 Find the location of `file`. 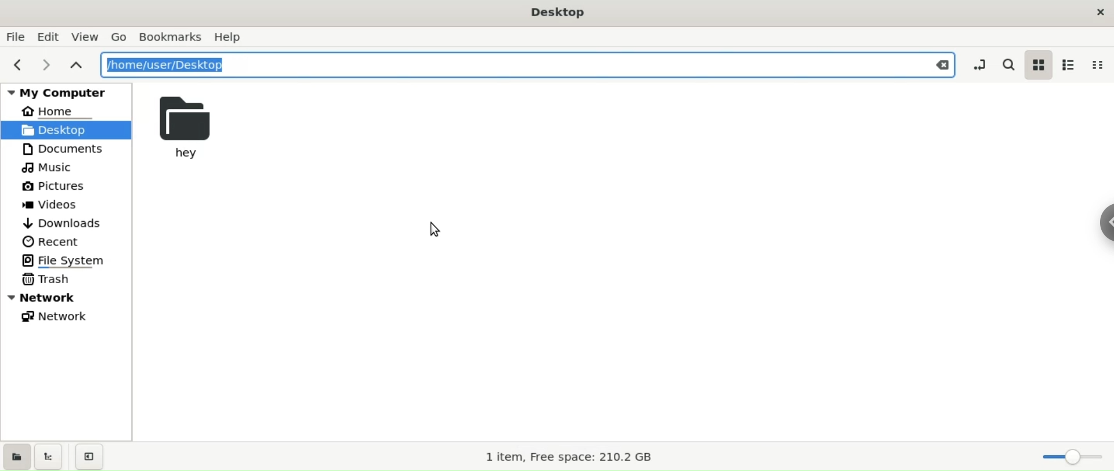

file is located at coordinates (17, 38).